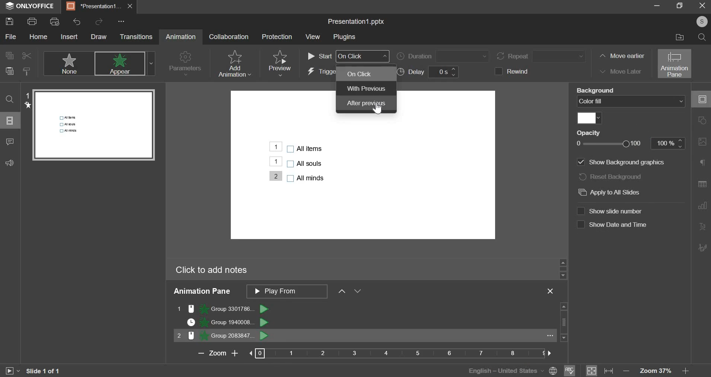 Image resolution: width=711 pixels, height=377 pixels. What do you see at coordinates (619, 71) in the screenshot?
I see `move later` at bounding box center [619, 71].